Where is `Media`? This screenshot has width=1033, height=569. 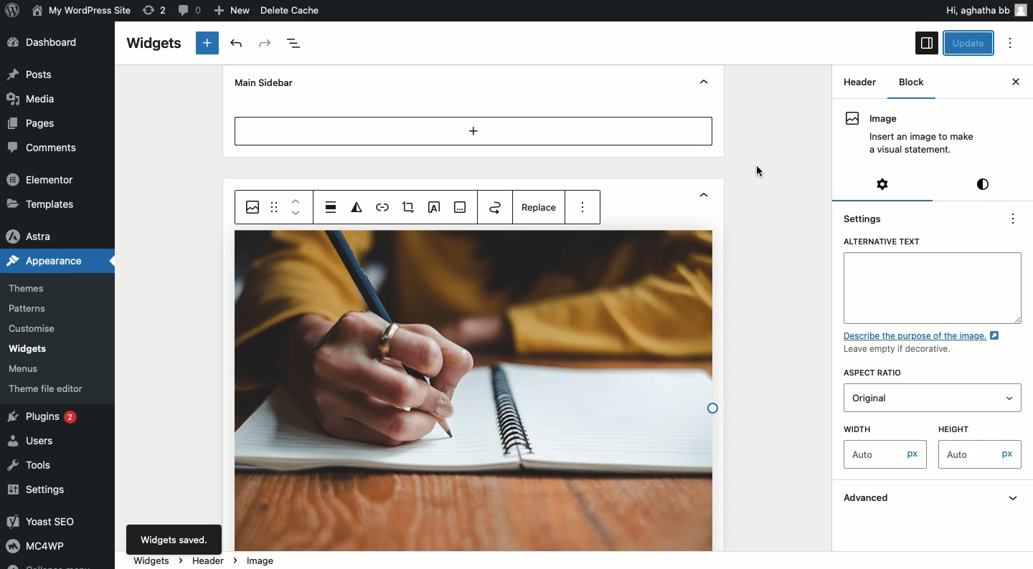
Media is located at coordinates (33, 97).